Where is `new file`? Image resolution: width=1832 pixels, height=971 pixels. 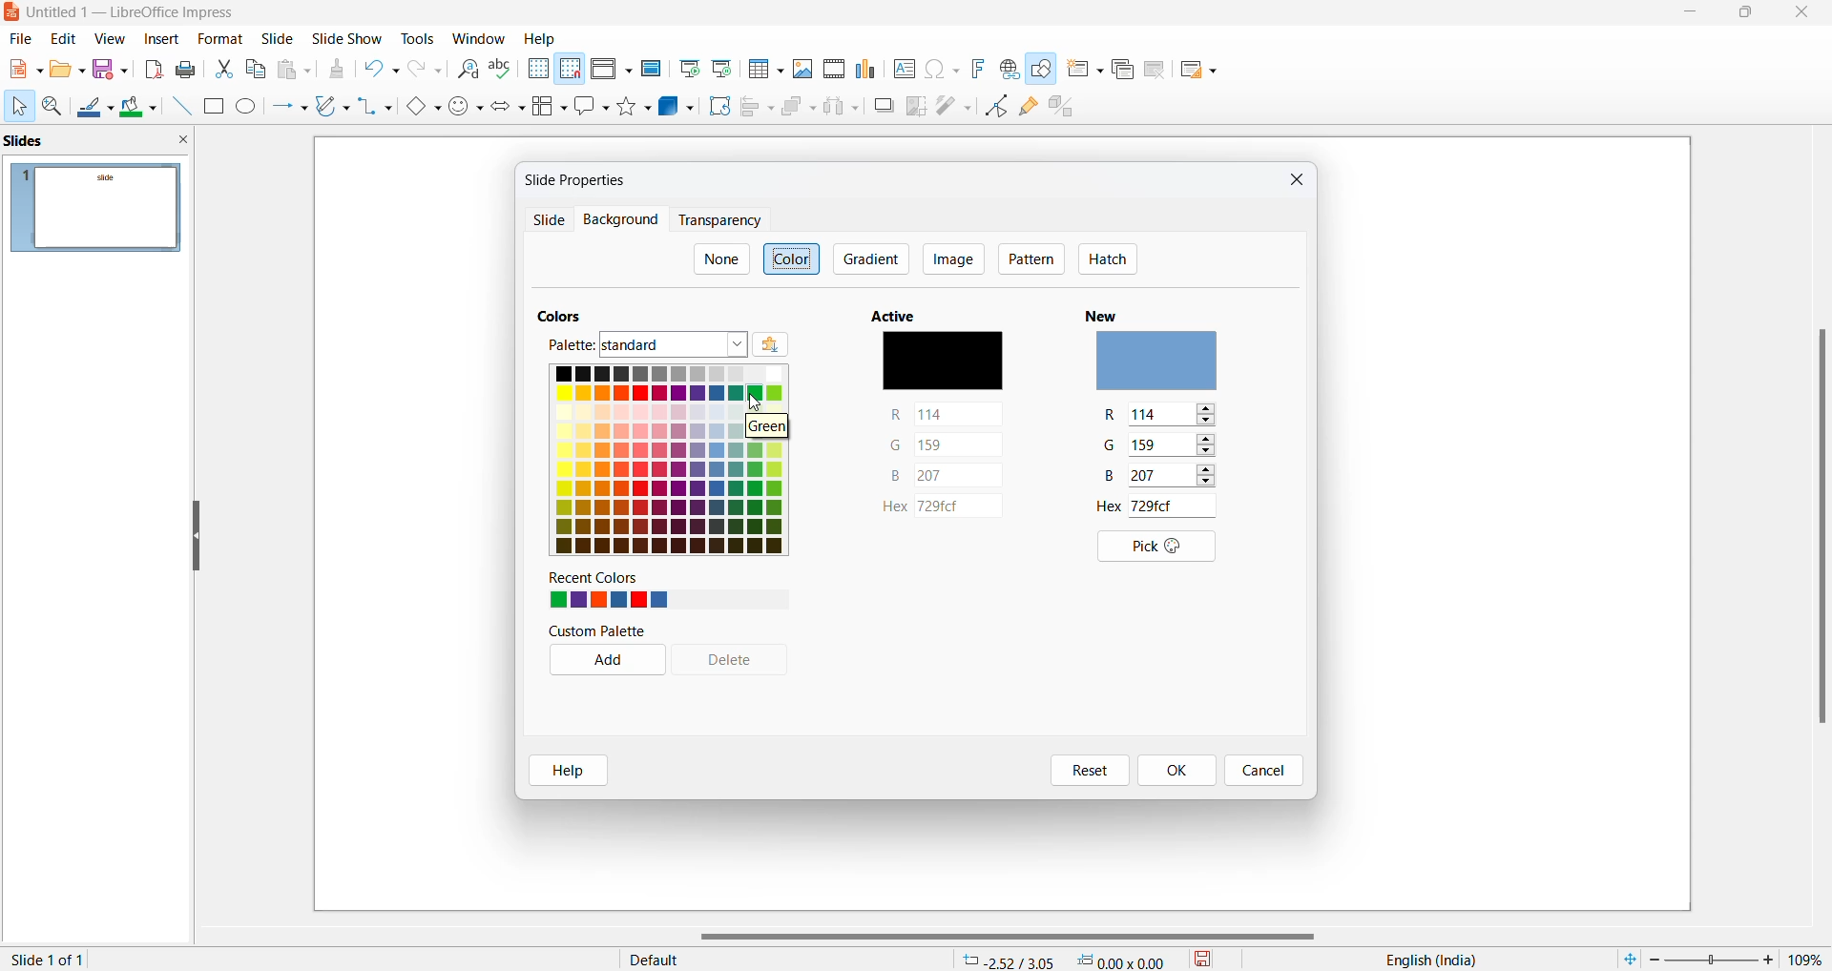
new file is located at coordinates (24, 73).